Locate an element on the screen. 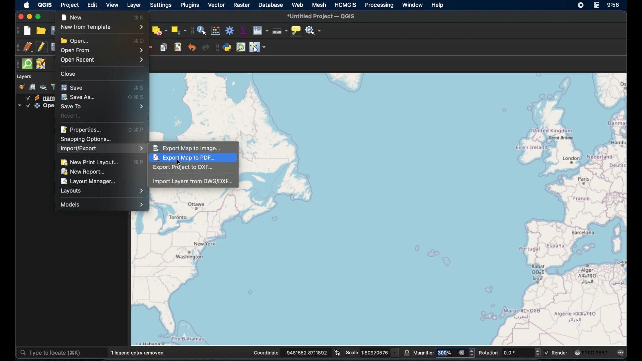 The height and width of the screenshot is (361, 642). new print layout shortcut is located at coordinates (139, 162).